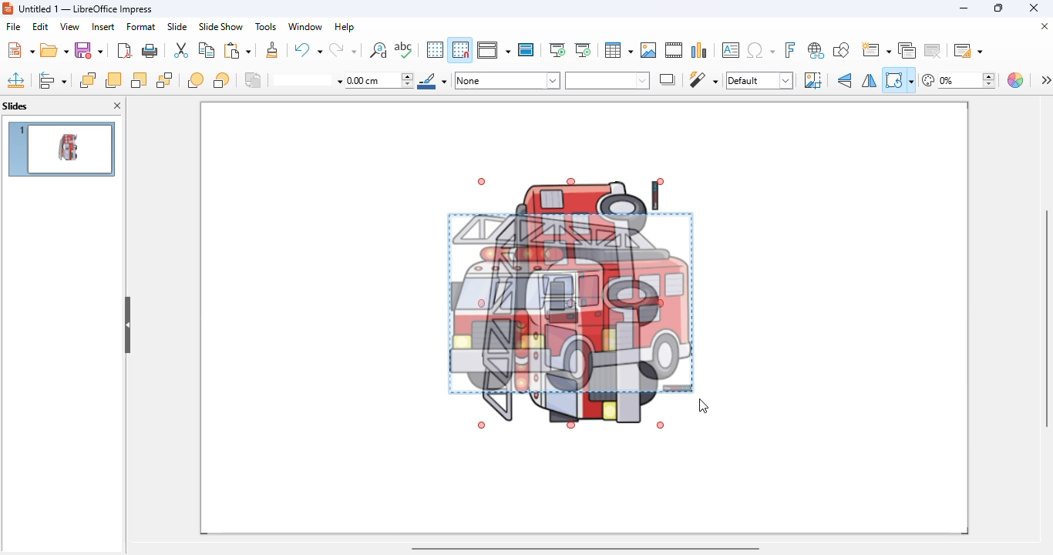 This screenshot has height=555, width=1053. Describe the element at coordinates (141, 26) in the screenshot. I see `format` at that location.